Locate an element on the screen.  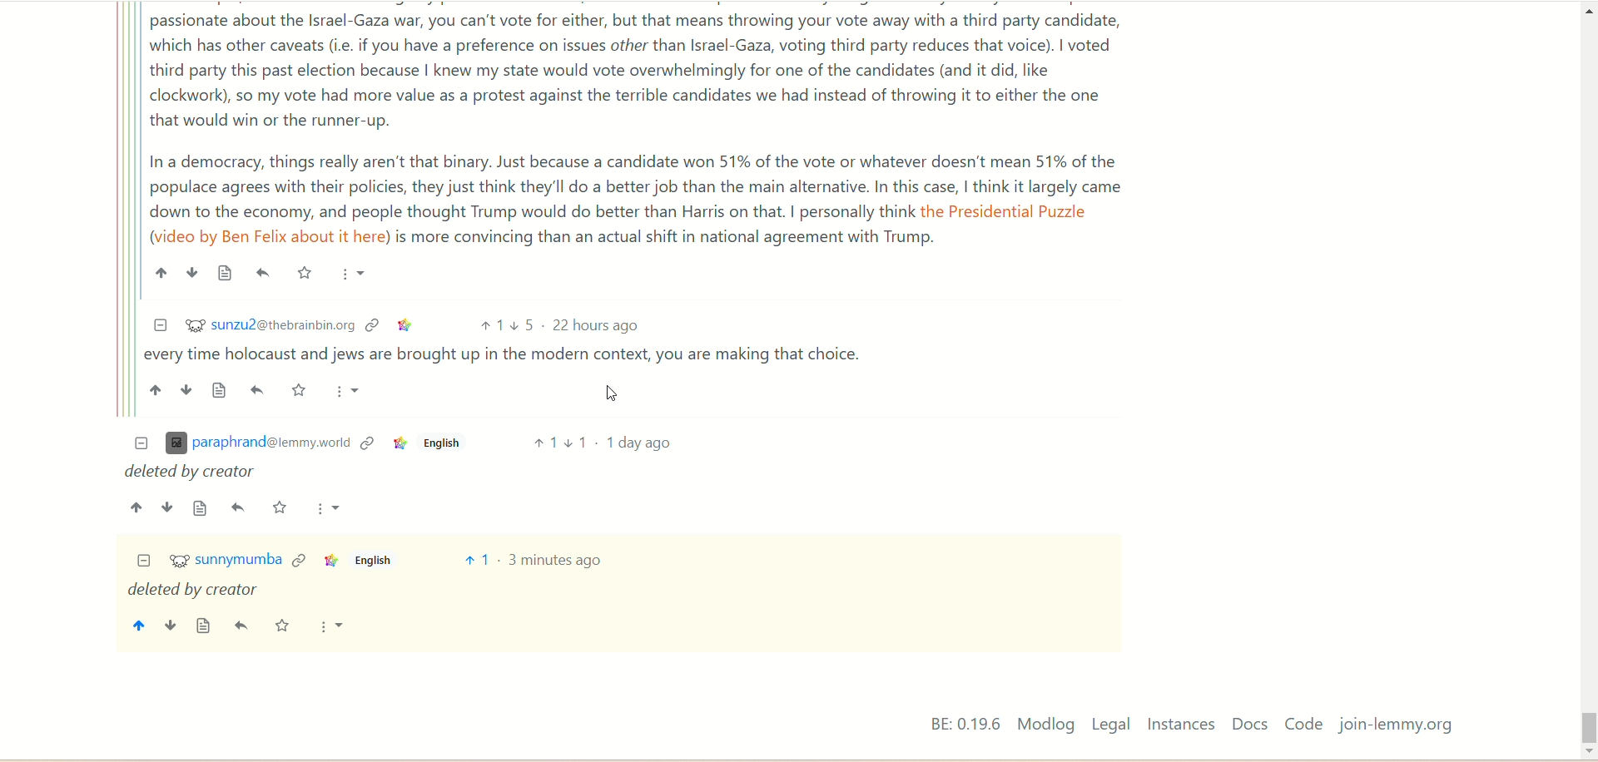
More is located at coordinates (329, 508).